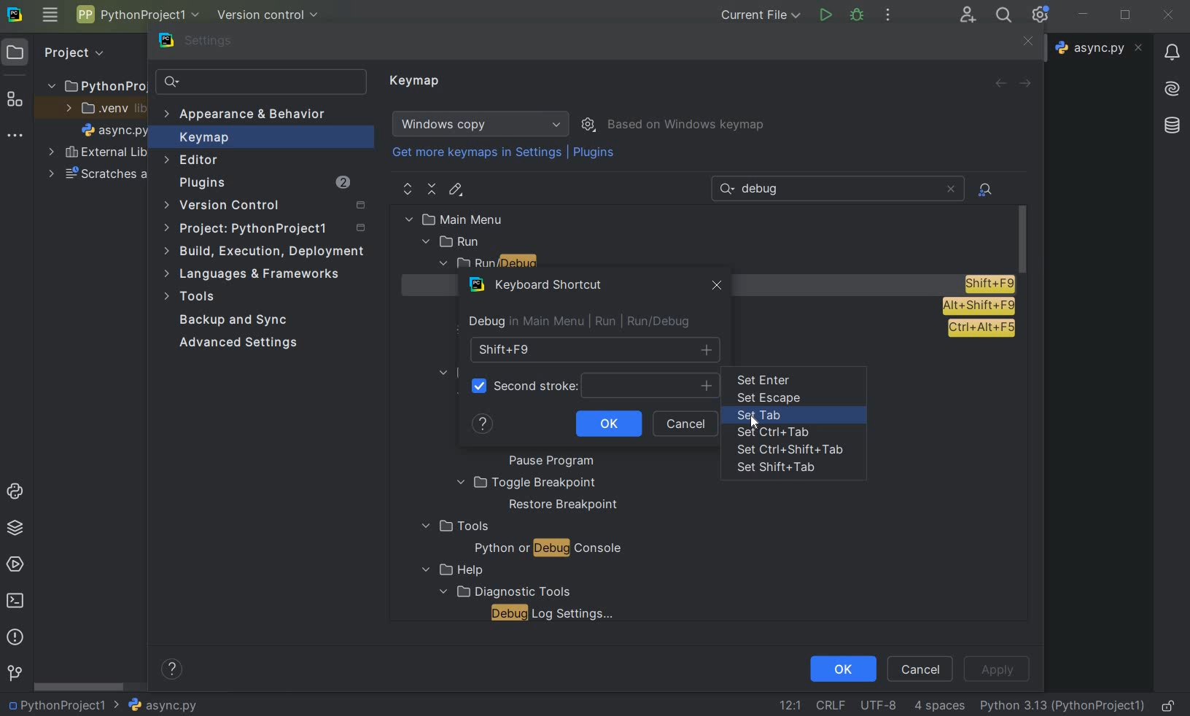 This screenshot has width=1190, height=716. I want to click on set Ctrl+Shift+tab, so click(787, 450).